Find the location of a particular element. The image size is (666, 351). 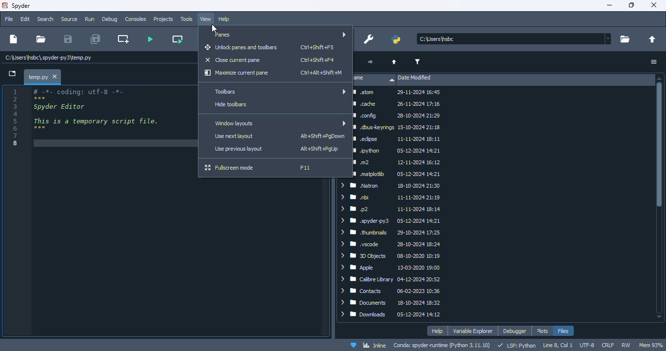

options is located at coordinates (654, 62).